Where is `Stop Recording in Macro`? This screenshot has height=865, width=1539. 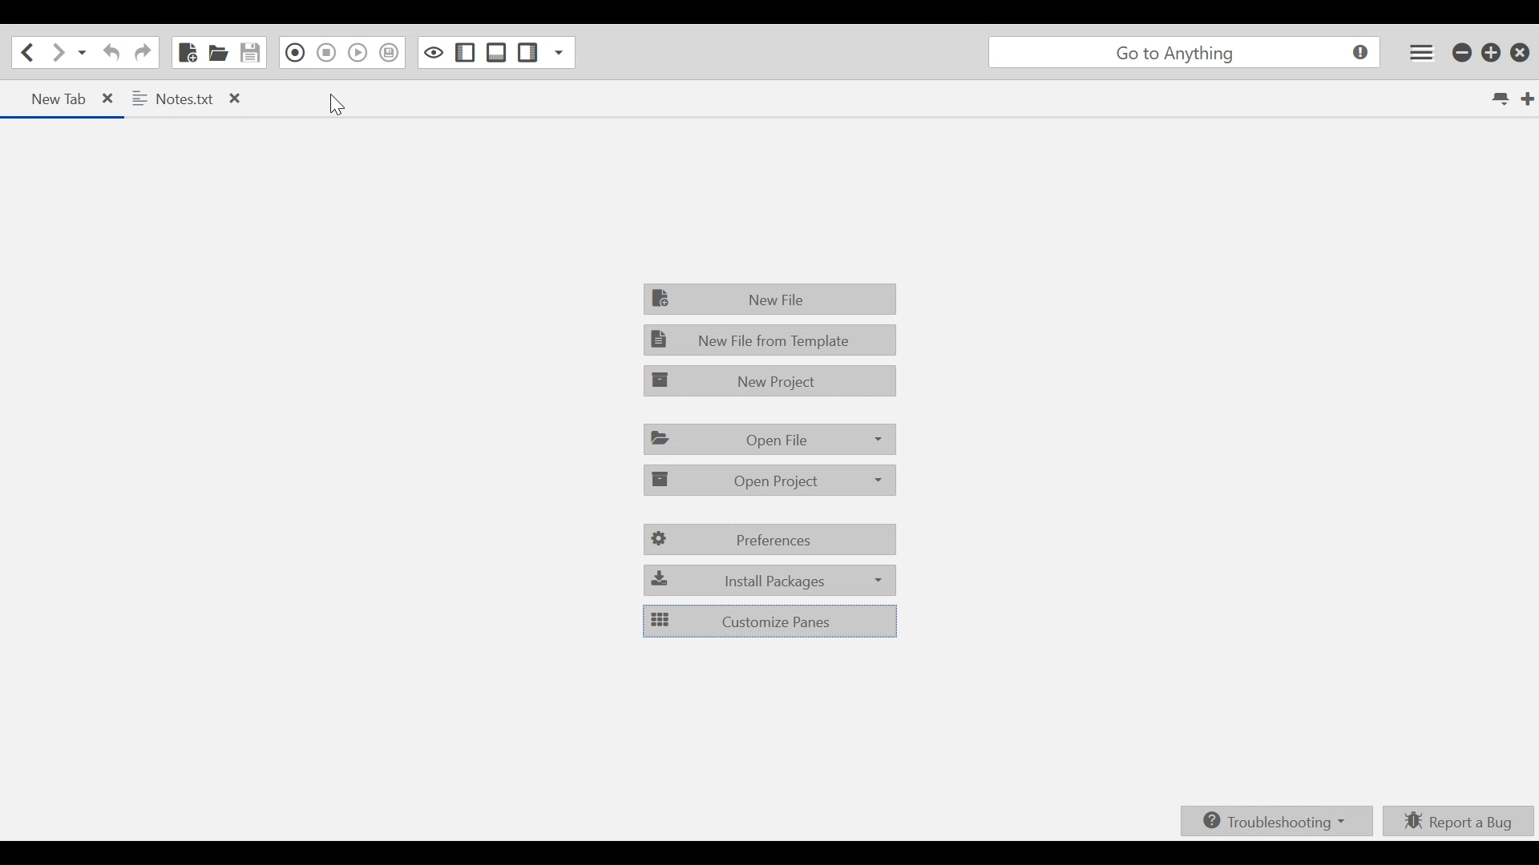 Stop Recording in Macro is located at coordinates (326, 53).